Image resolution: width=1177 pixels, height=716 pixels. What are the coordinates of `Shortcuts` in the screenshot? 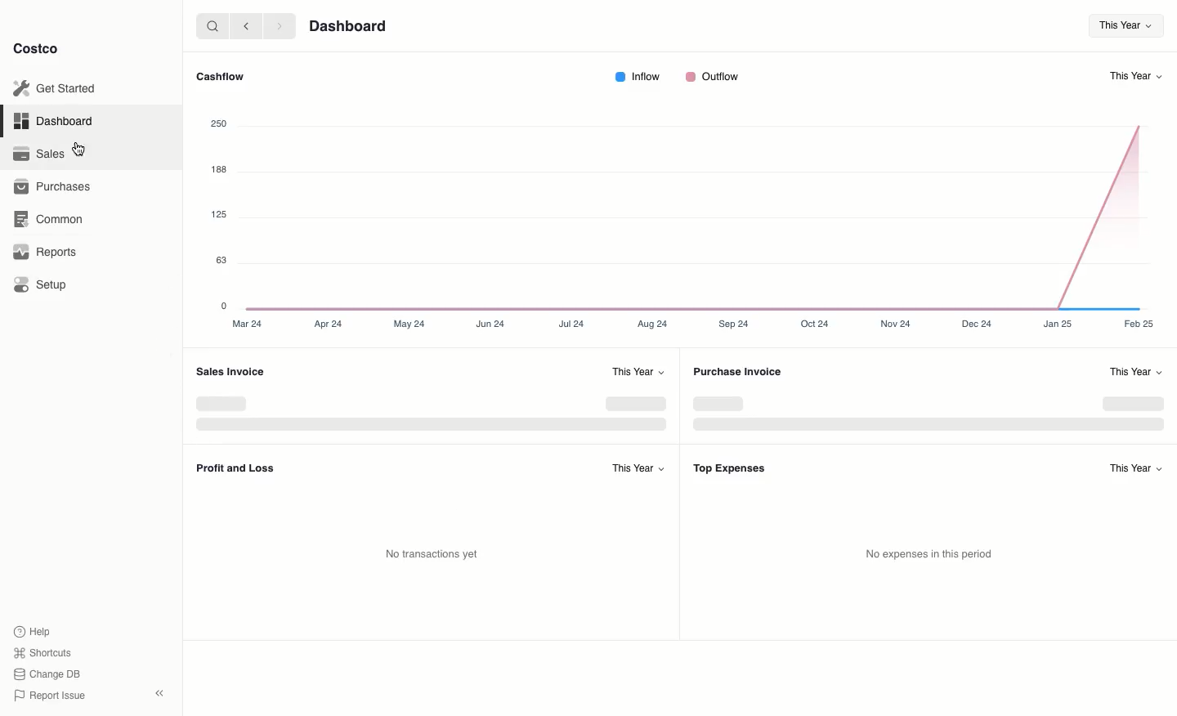 It's located at (42, 651).